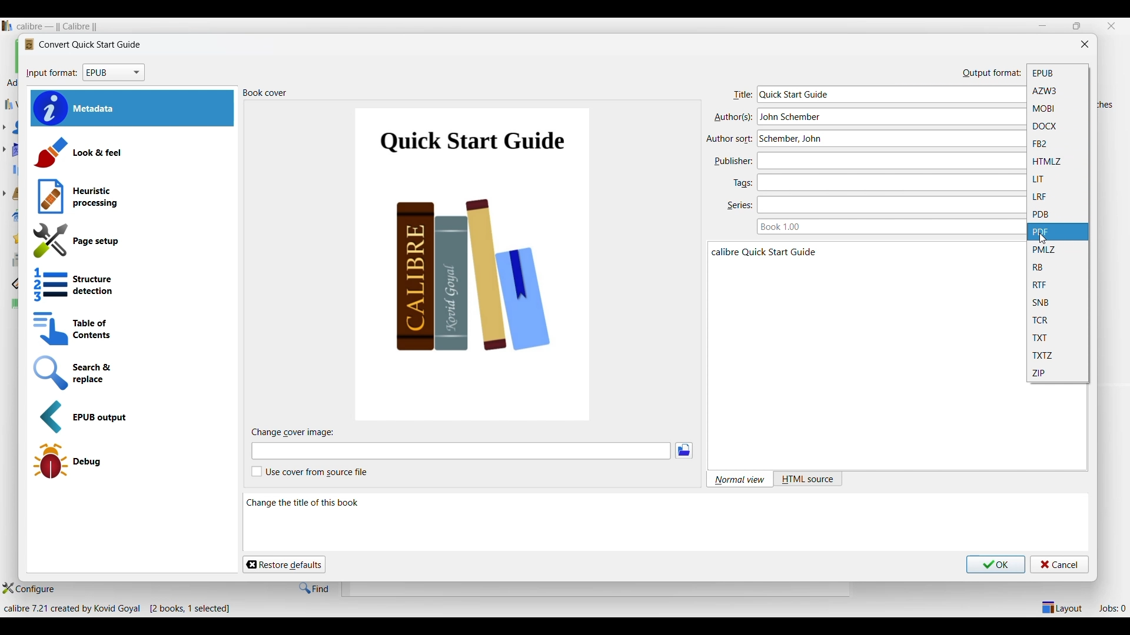  Describe the element at coordinates (1112, 26) in the screenshot. I see `Close interface` at that location.